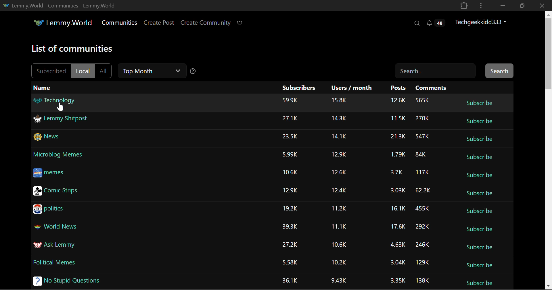 Image resolution: width=552 pixels, height=290 pixels. I want to click on Amount , so click(289, 191).